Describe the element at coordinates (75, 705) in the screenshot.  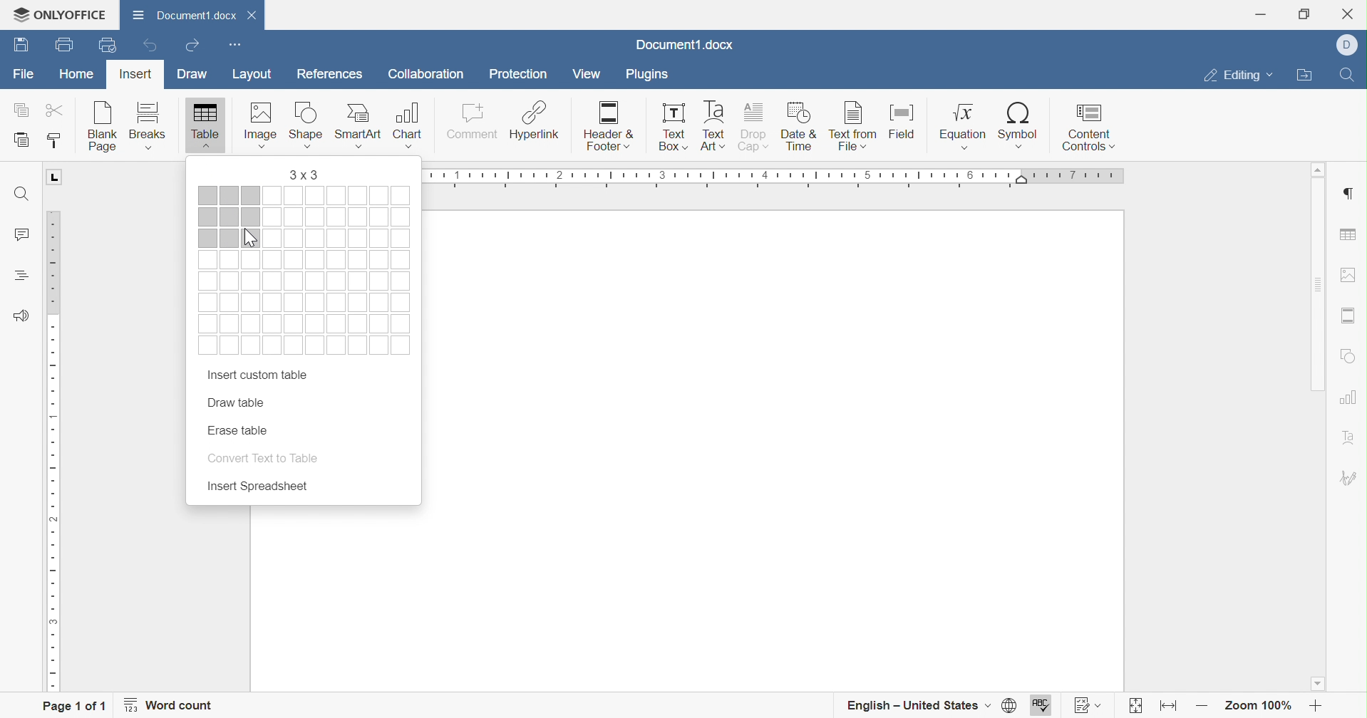
I see `Page 1 of 1` at that location.